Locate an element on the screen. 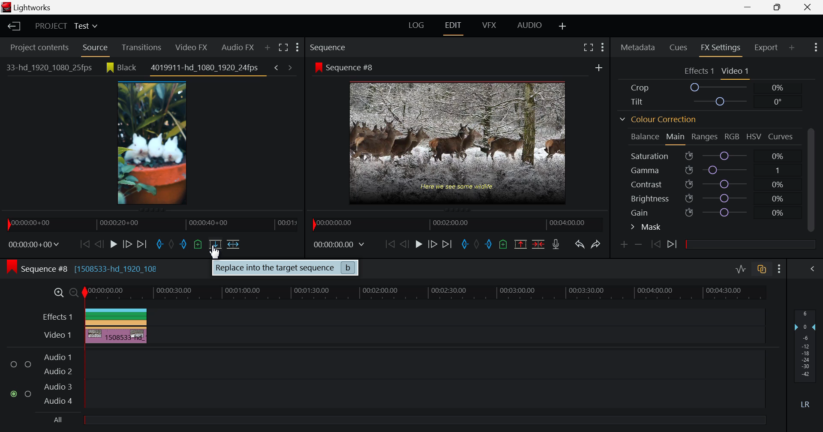  Restore Down is located at coordinates (750, 7).